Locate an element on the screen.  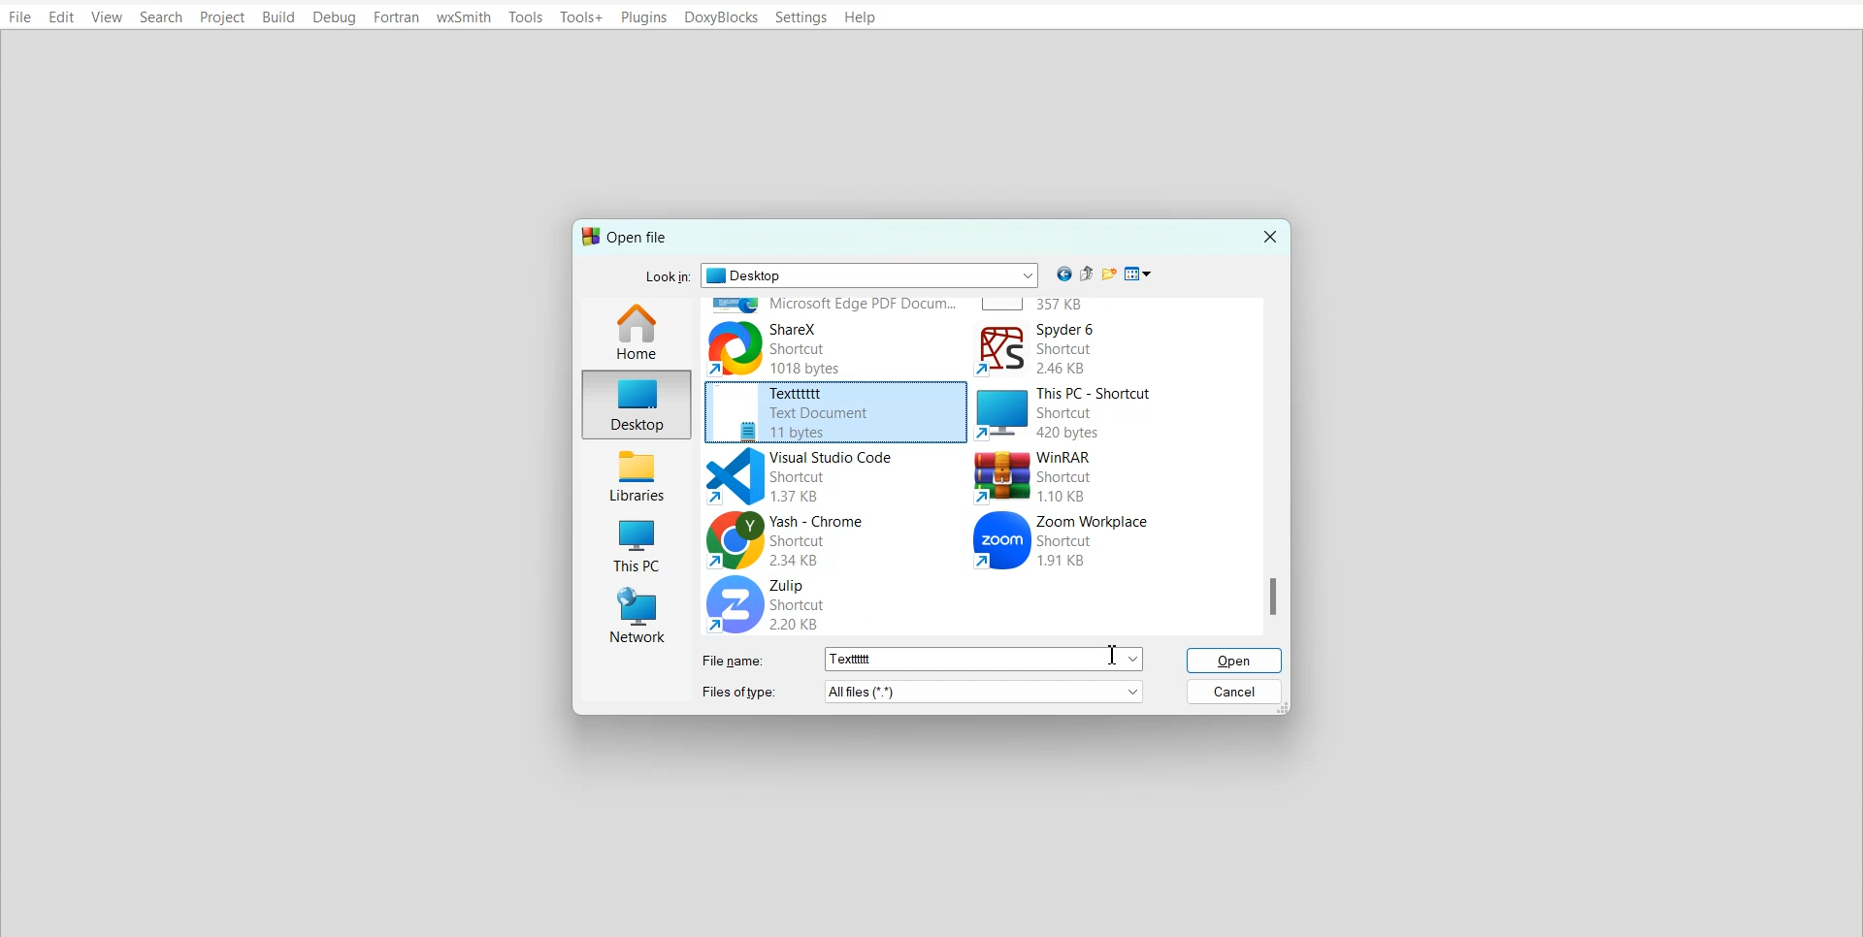
File is located at coordinates (833, 411).